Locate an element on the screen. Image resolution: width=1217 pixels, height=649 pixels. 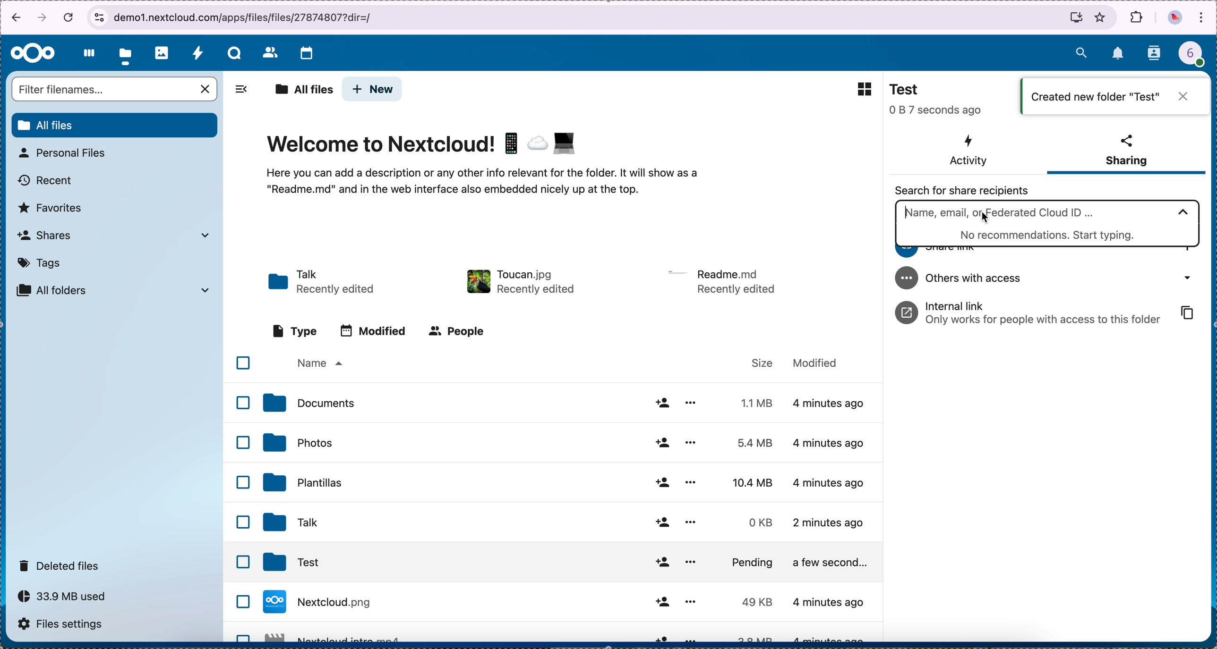
size is located at coordinates (763, 362).